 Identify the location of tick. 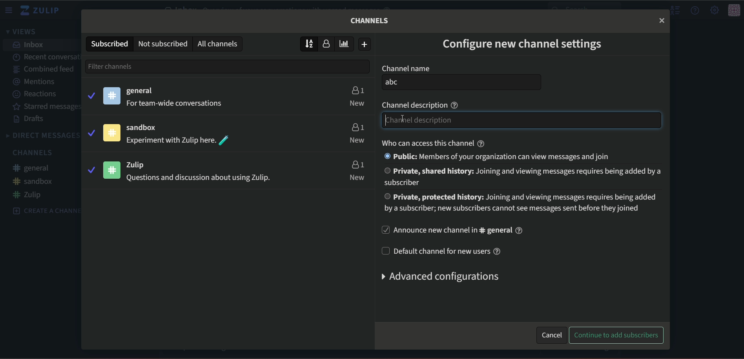
(90, 132).